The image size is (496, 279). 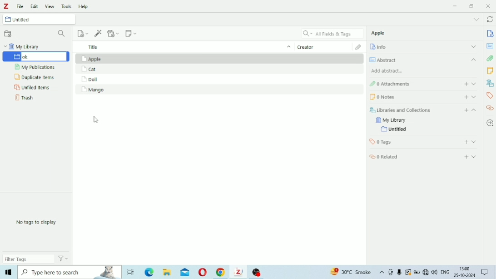 What do you see at coordinates (332, 33) in the screenshot?
I see `All Fields & Tags` at bounding box center [332, 33].